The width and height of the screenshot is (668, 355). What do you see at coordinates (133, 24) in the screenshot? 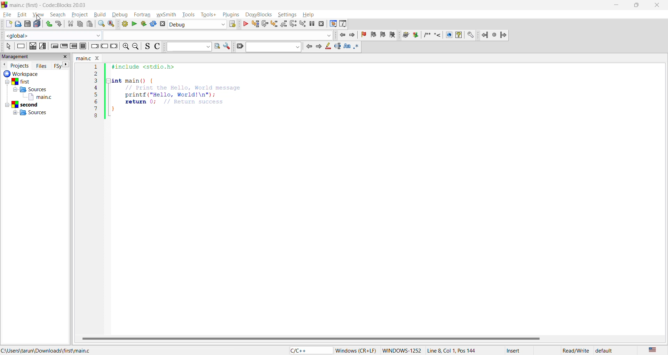
I see `run` at bounding box center [133, 24].